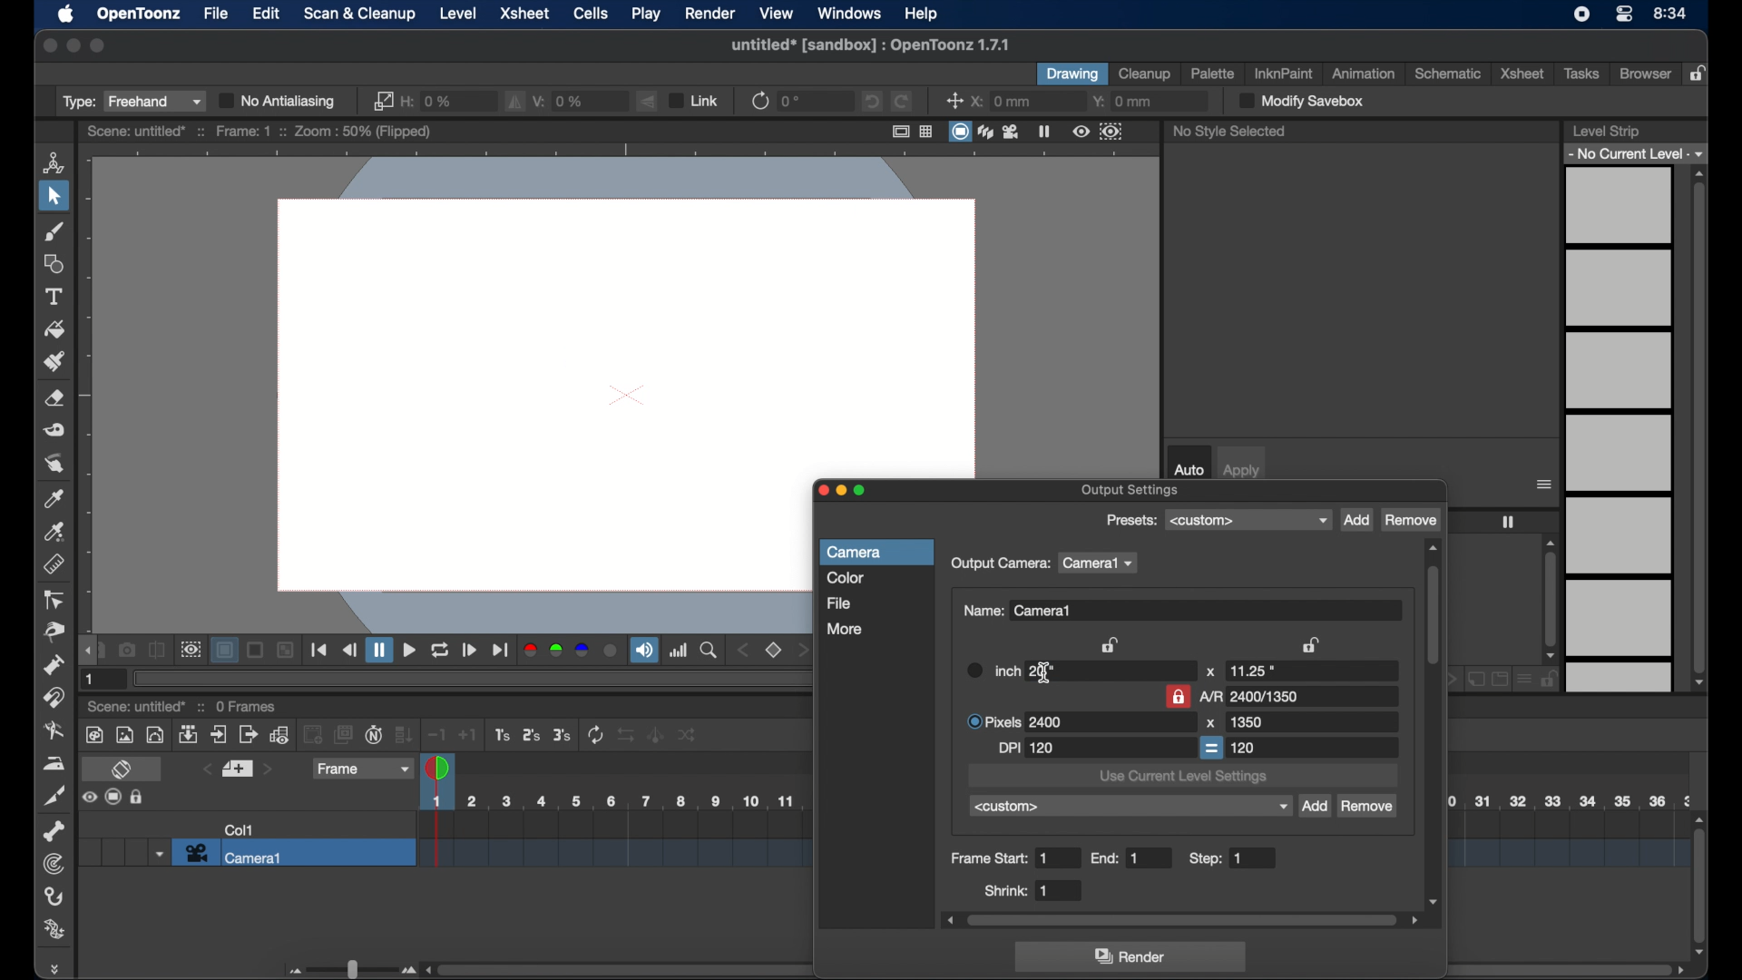 The width and height of the screenshot is (1742, 980). What do you see at coordinates (55, 930) in the screenshot?
I see `plastic tool` at bounding box center [55, 930].